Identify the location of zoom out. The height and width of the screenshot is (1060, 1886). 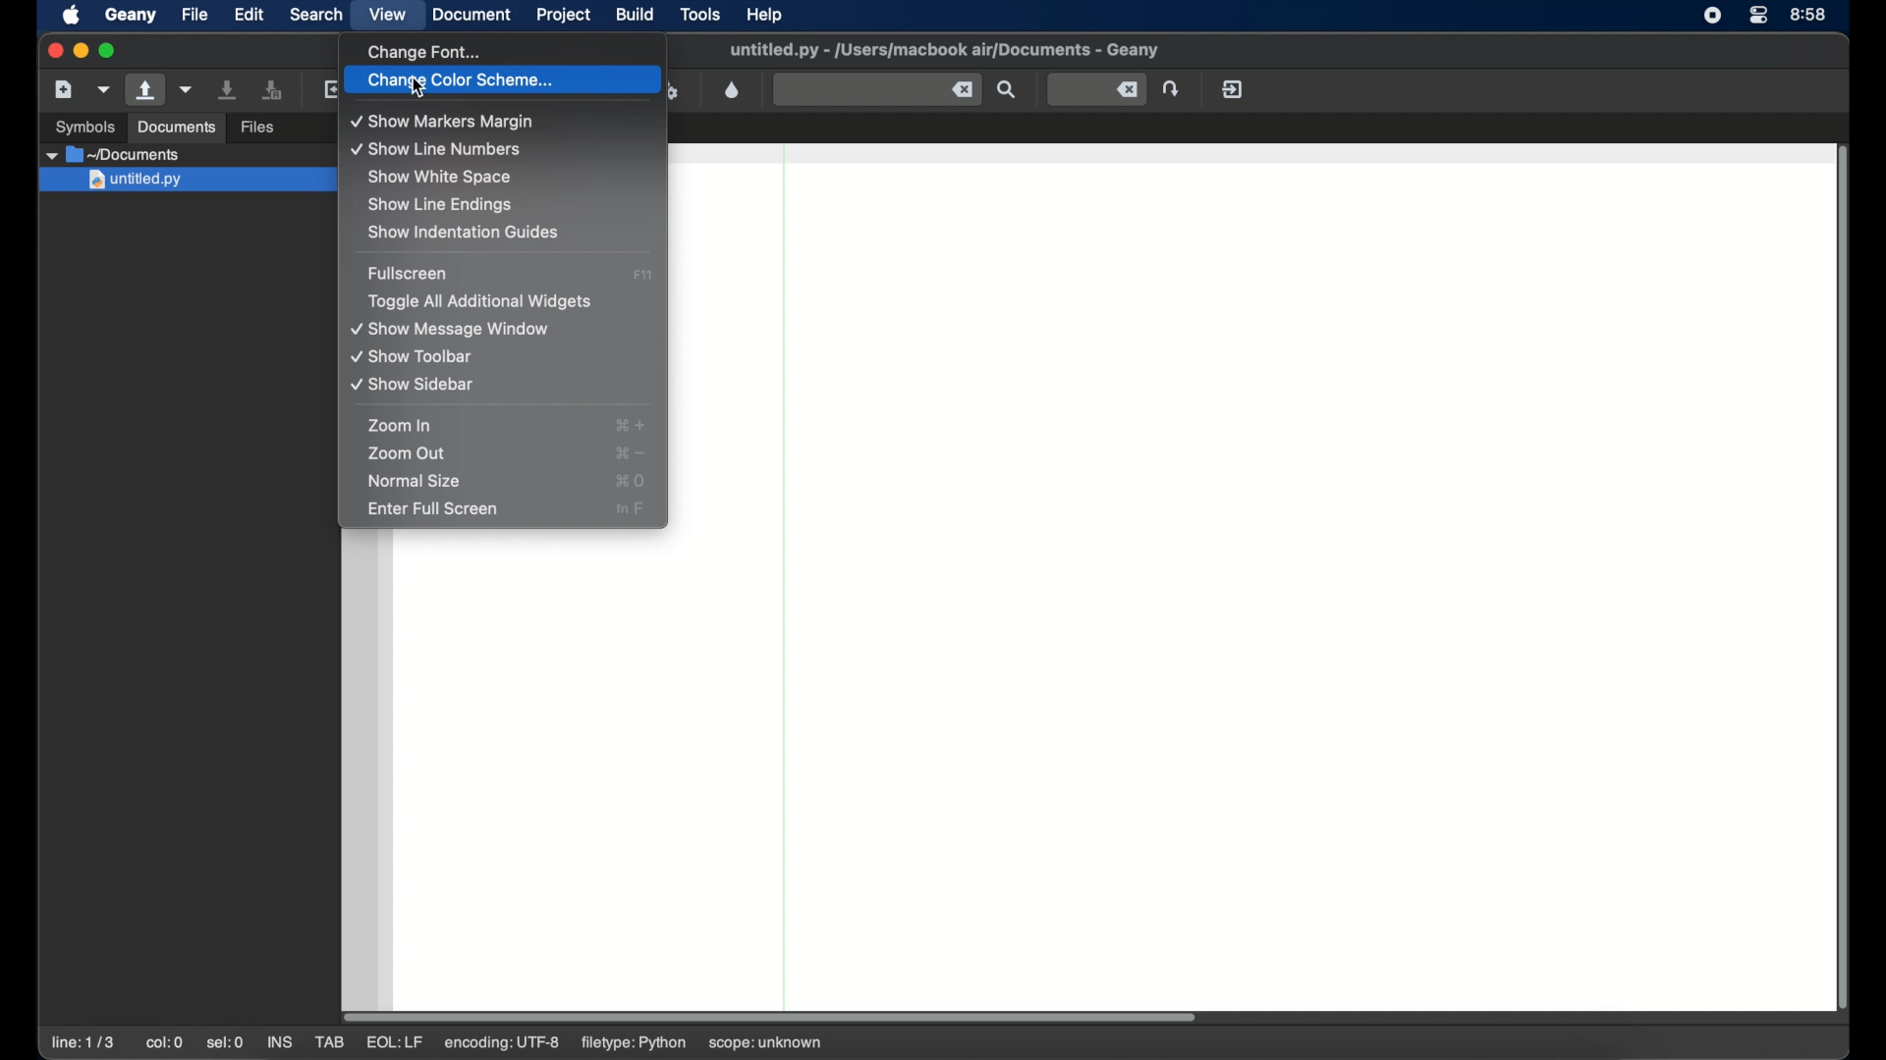
(406, 454).